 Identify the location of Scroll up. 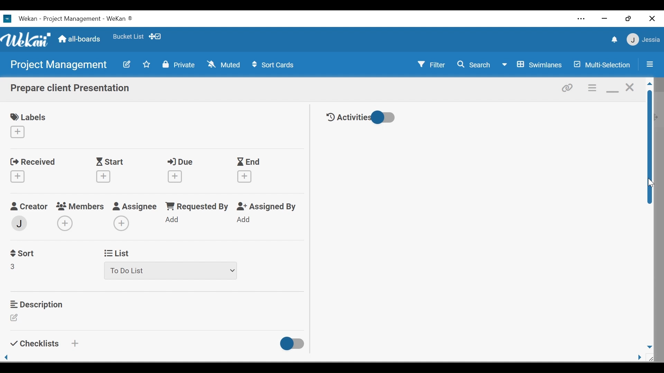
(648, 83).